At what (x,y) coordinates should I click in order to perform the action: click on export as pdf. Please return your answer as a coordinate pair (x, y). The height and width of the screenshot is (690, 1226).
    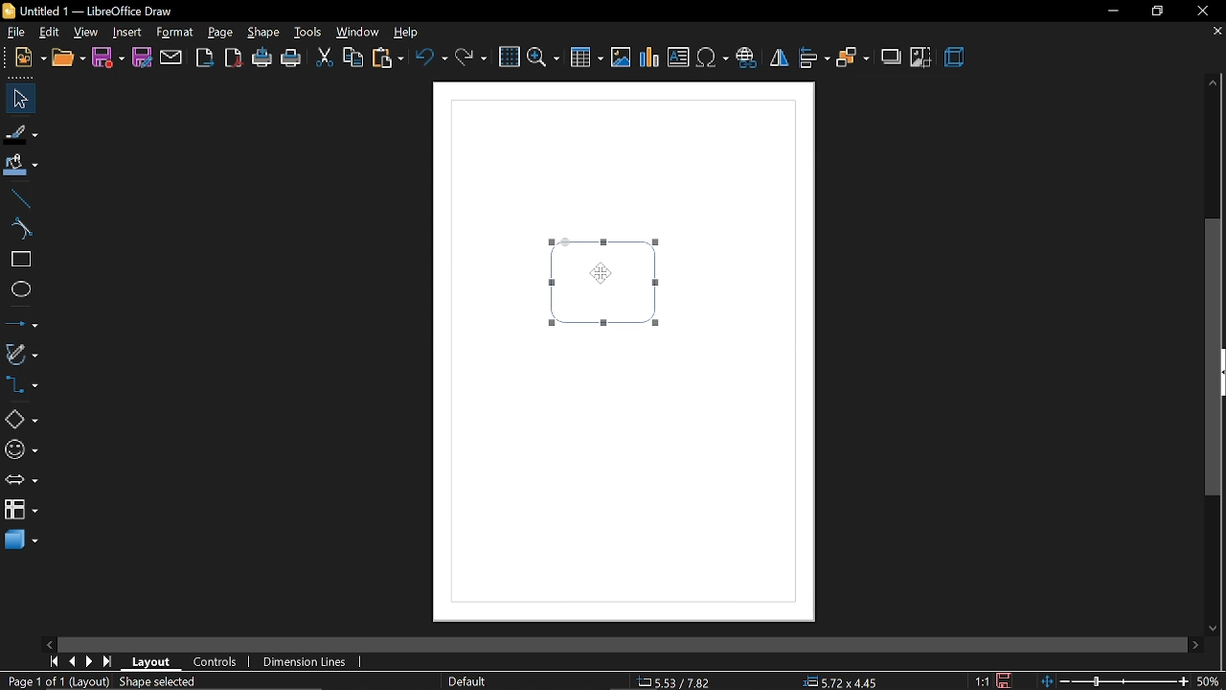
    Looking at the image, I should click on (235, 60).